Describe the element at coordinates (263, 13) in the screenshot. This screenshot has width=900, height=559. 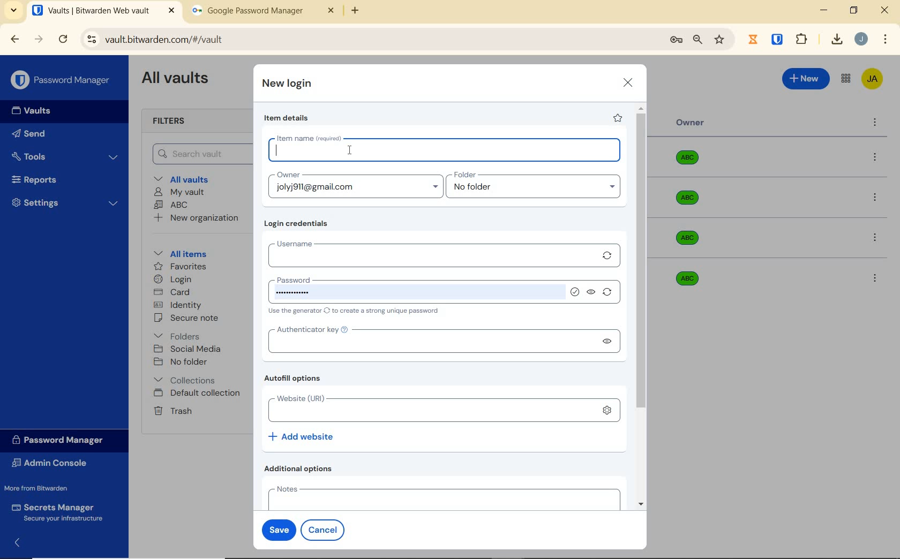
I see `tab` at that location.